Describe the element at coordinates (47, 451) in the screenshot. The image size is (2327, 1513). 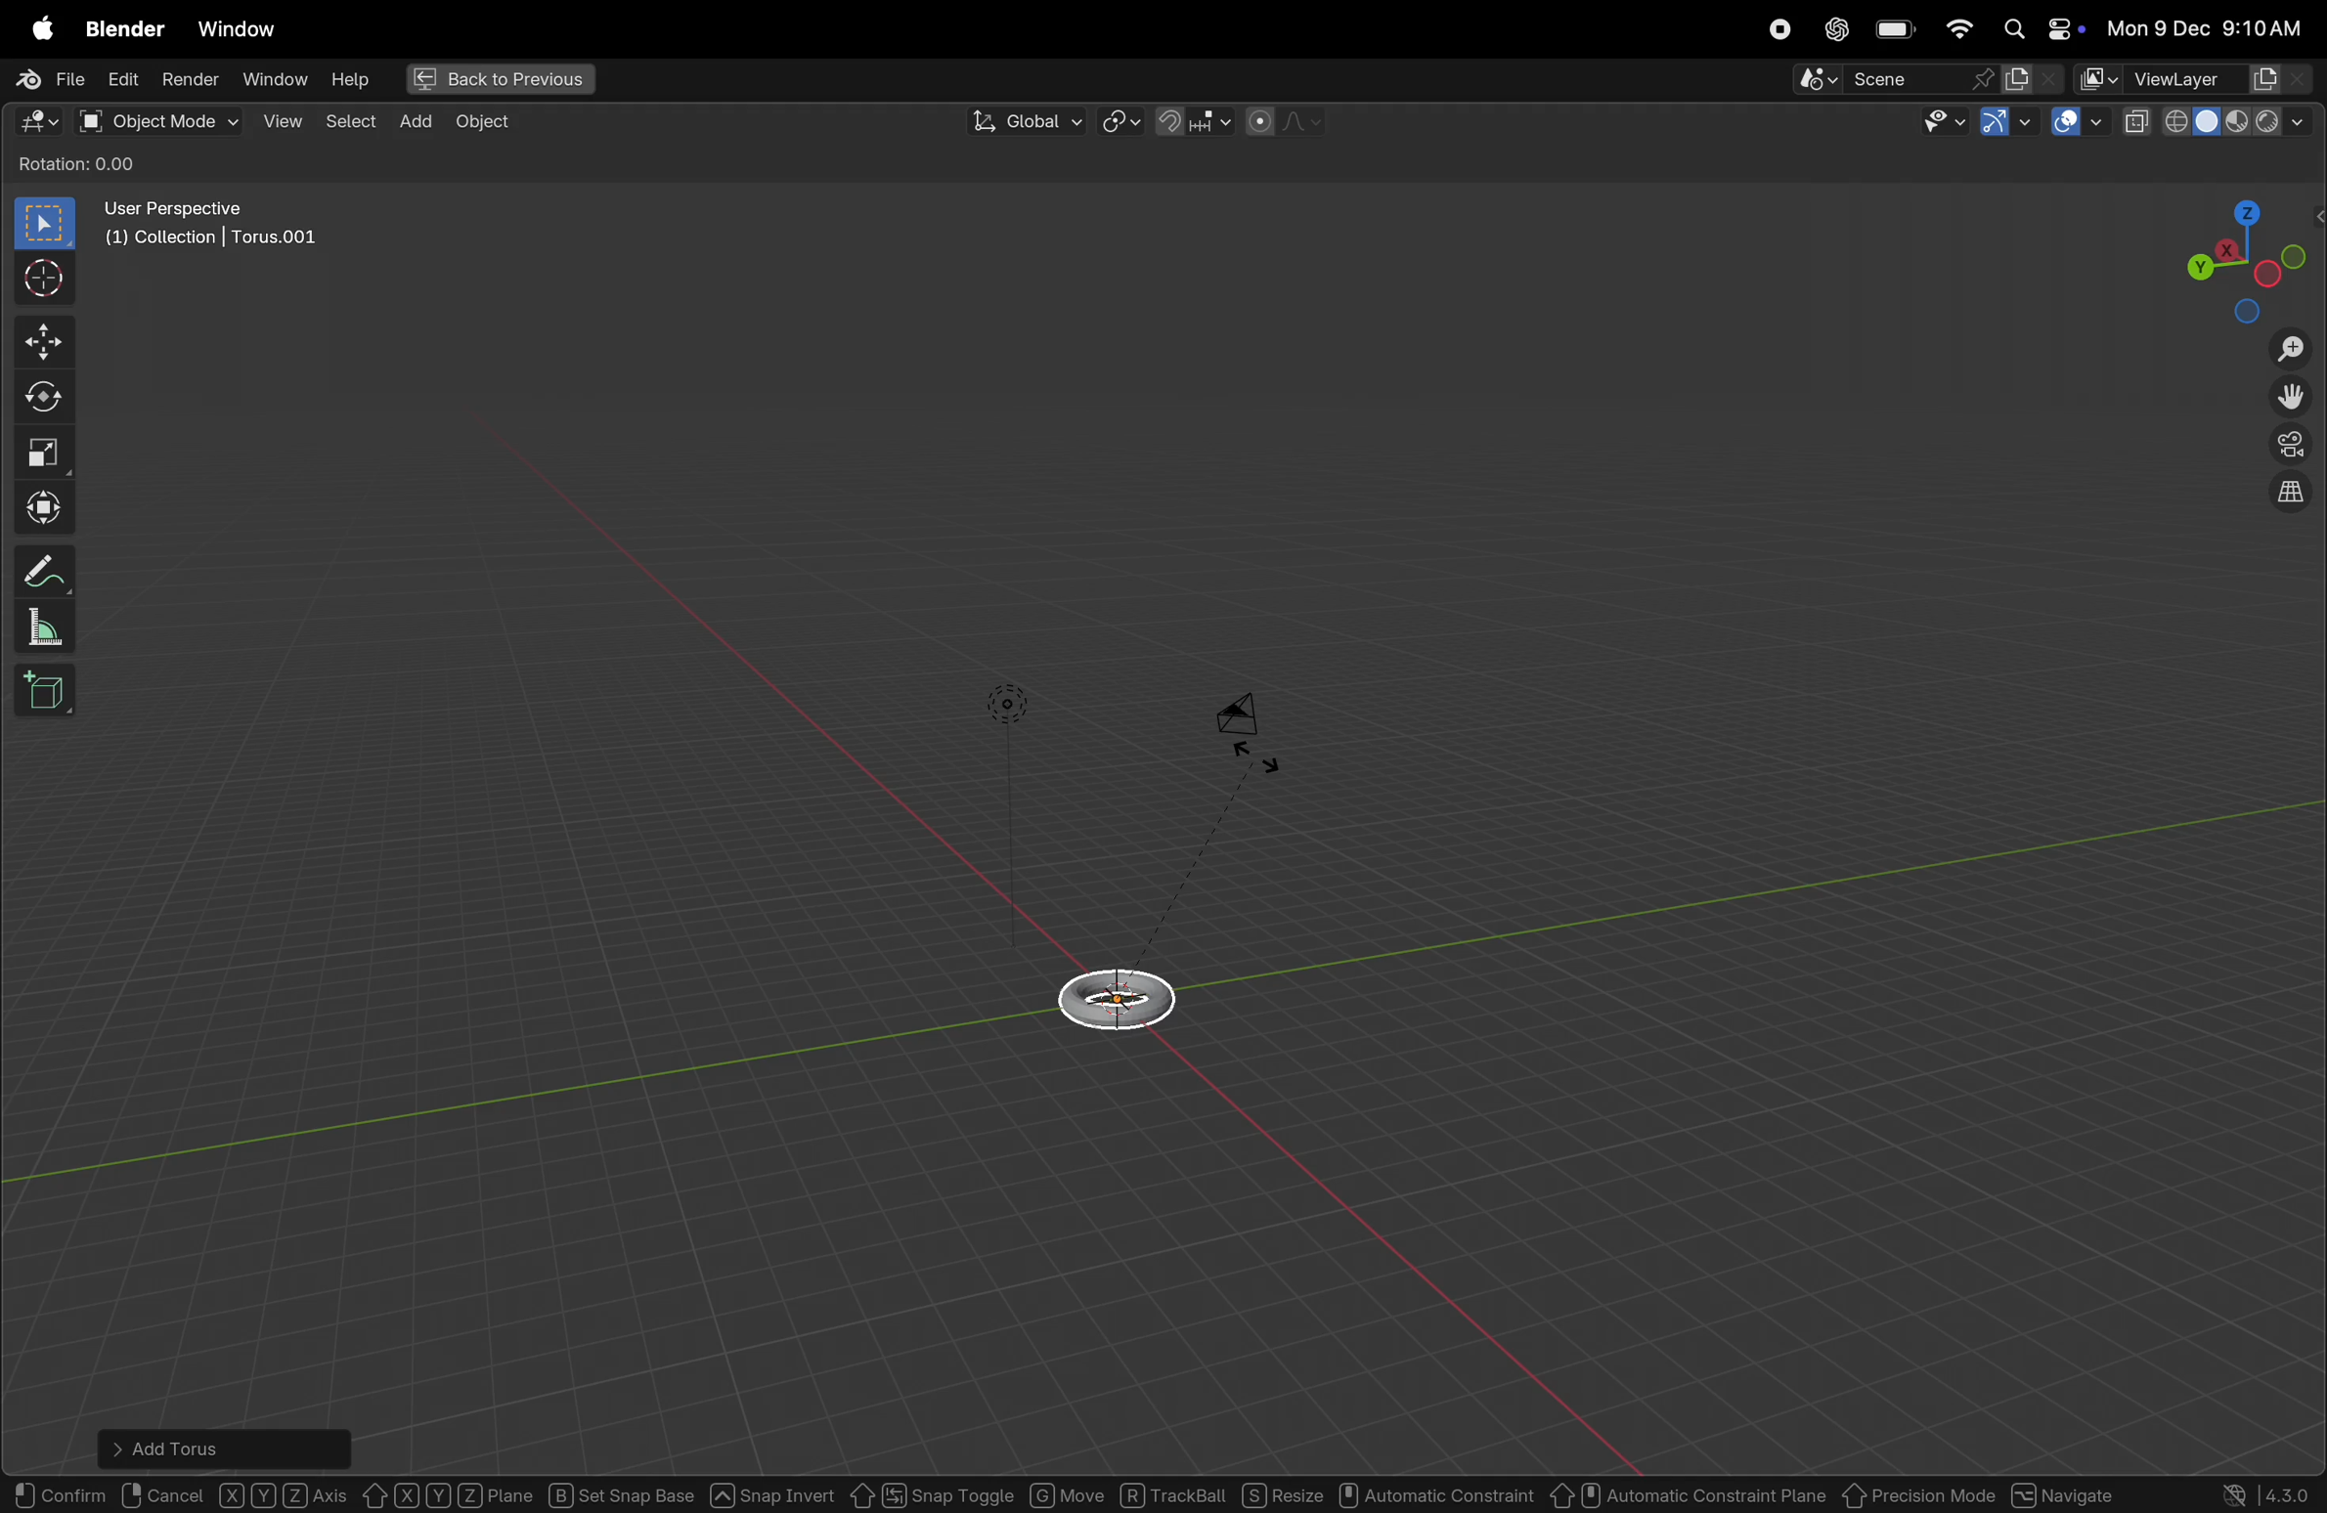
I see `scale` at that location.